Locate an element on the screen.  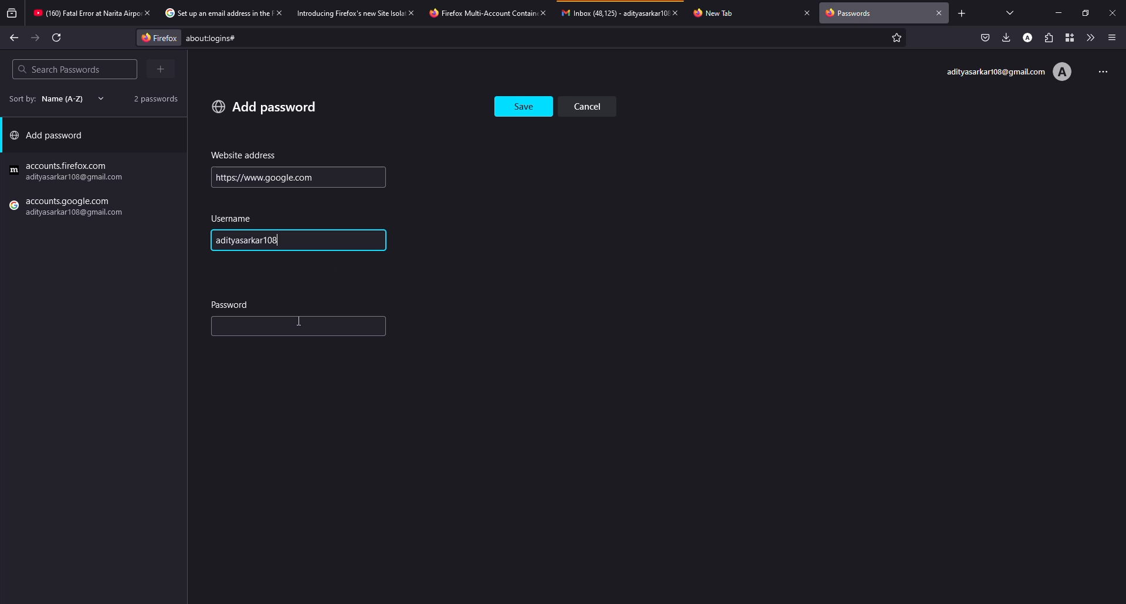
cursor is located at coordinates (302, 320).